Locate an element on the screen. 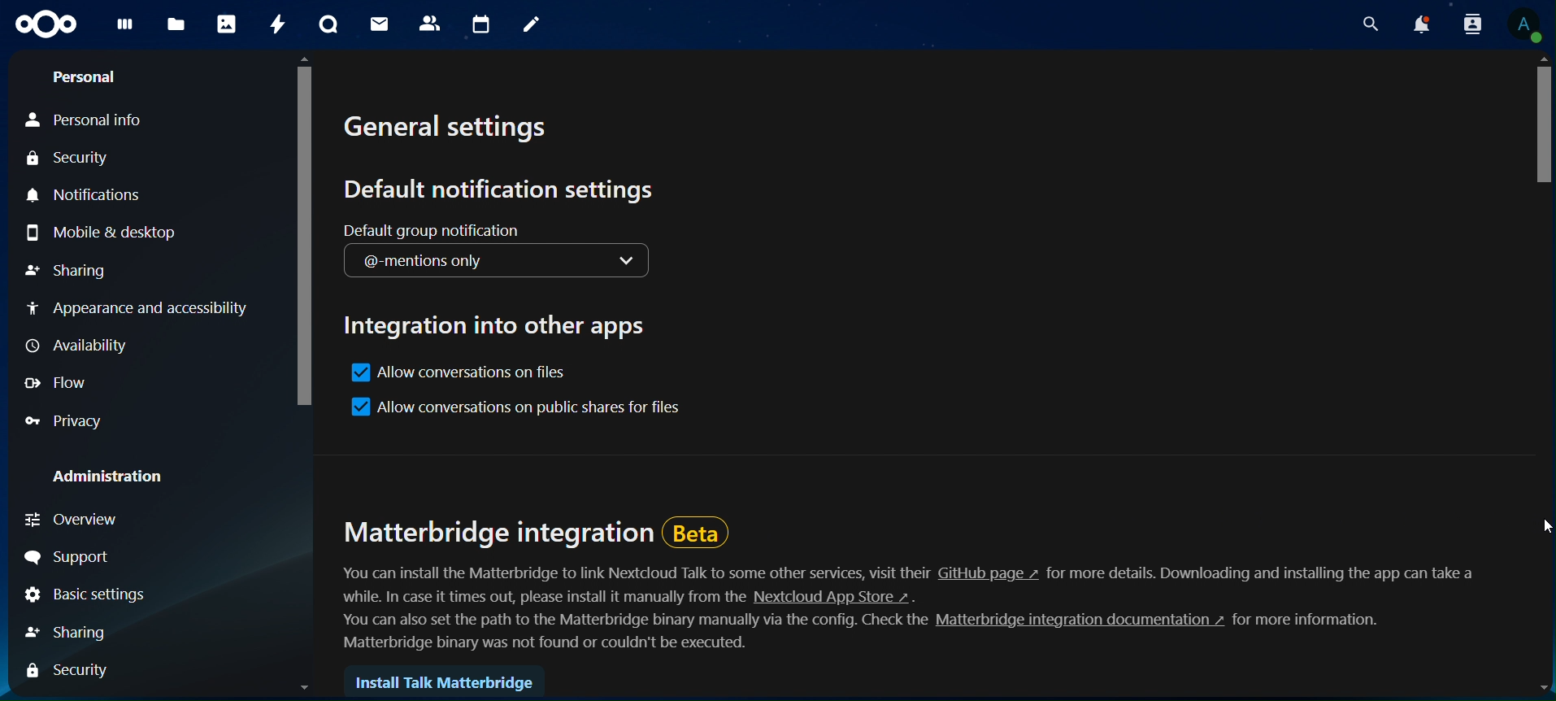 The height and width of the screenshot is (701, 1556). Notifications is located at coordinates (84, 195).